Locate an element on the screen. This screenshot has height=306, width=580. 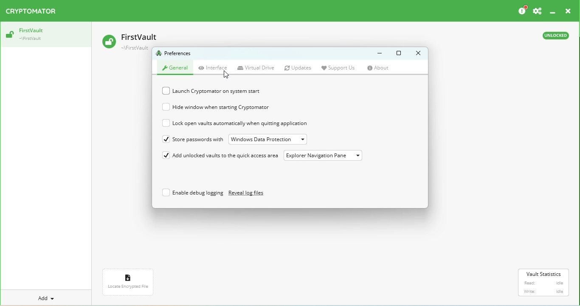
Cursor is located at coordinates (227, 76).